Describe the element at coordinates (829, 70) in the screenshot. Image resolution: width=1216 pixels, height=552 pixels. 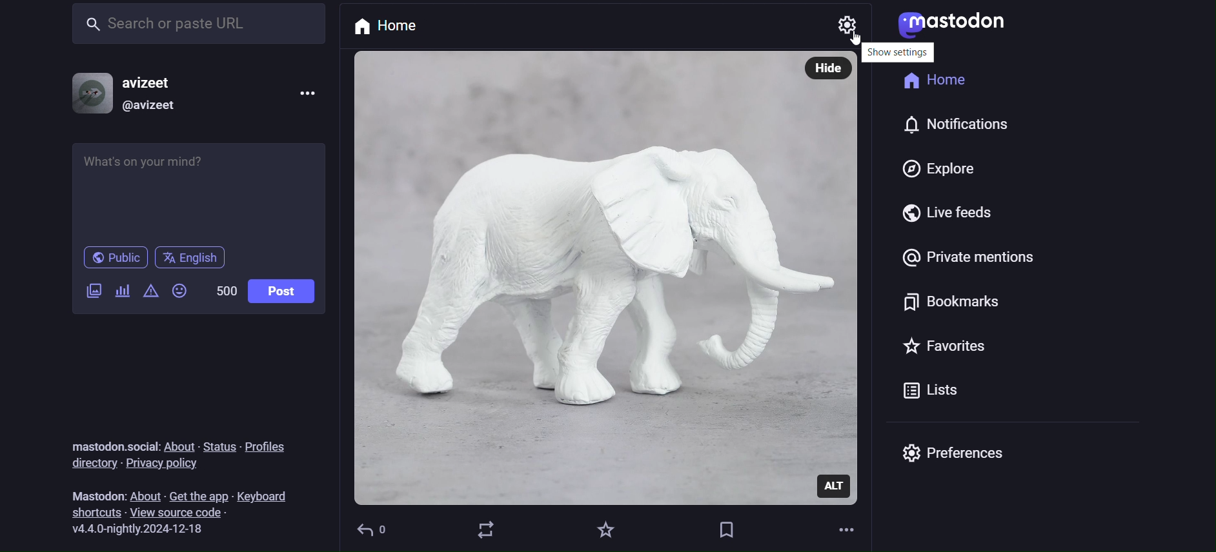
I see `Hide` at that location.